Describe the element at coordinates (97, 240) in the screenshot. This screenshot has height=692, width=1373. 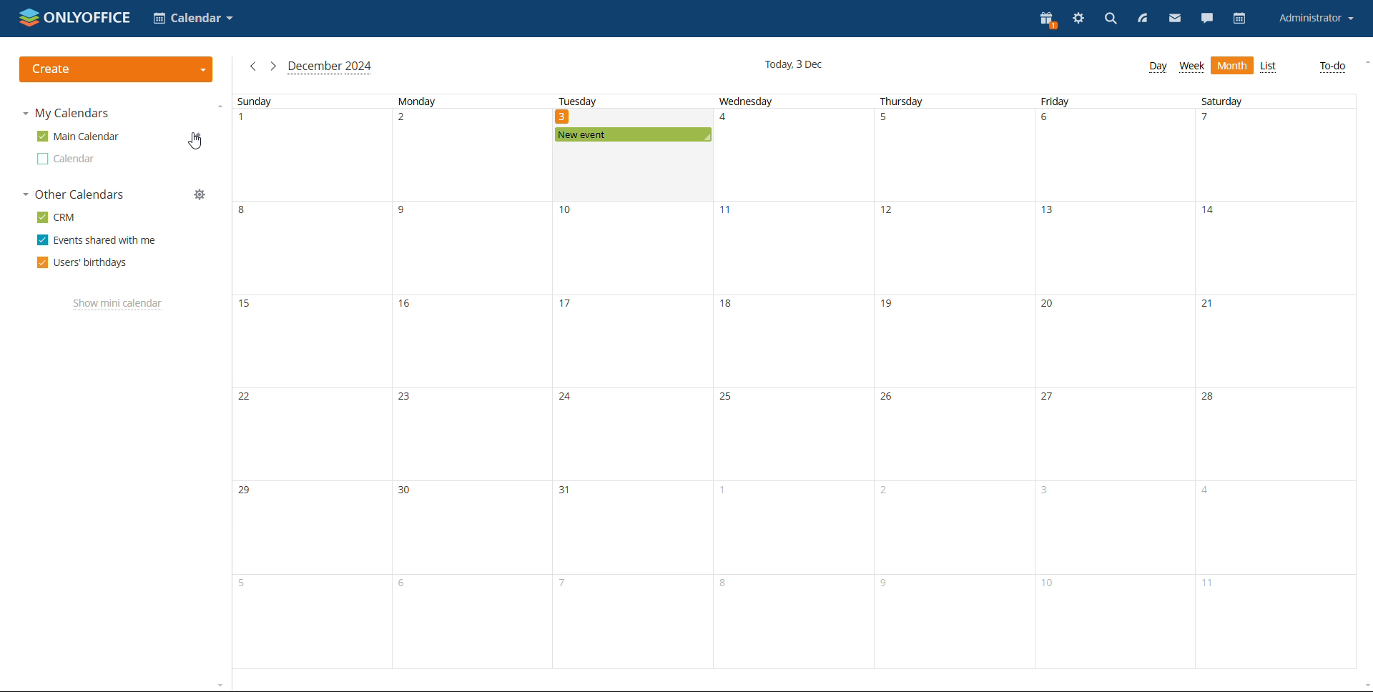
I see `events shared with me` at that location.